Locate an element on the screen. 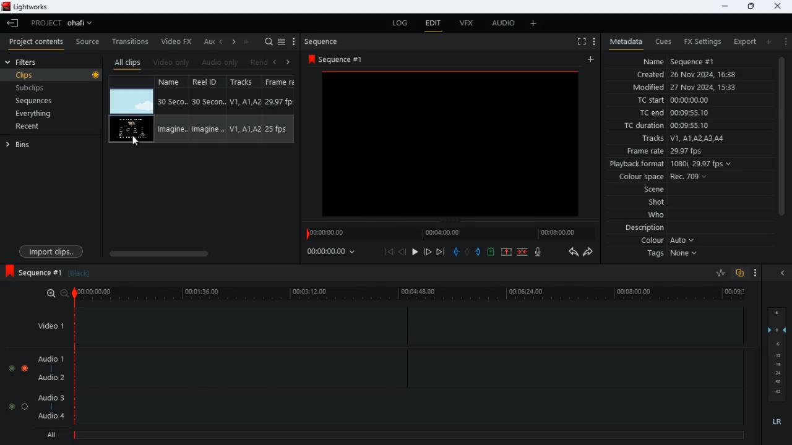 The image size is (792, 445). audio is located at coordinates (504, 25).